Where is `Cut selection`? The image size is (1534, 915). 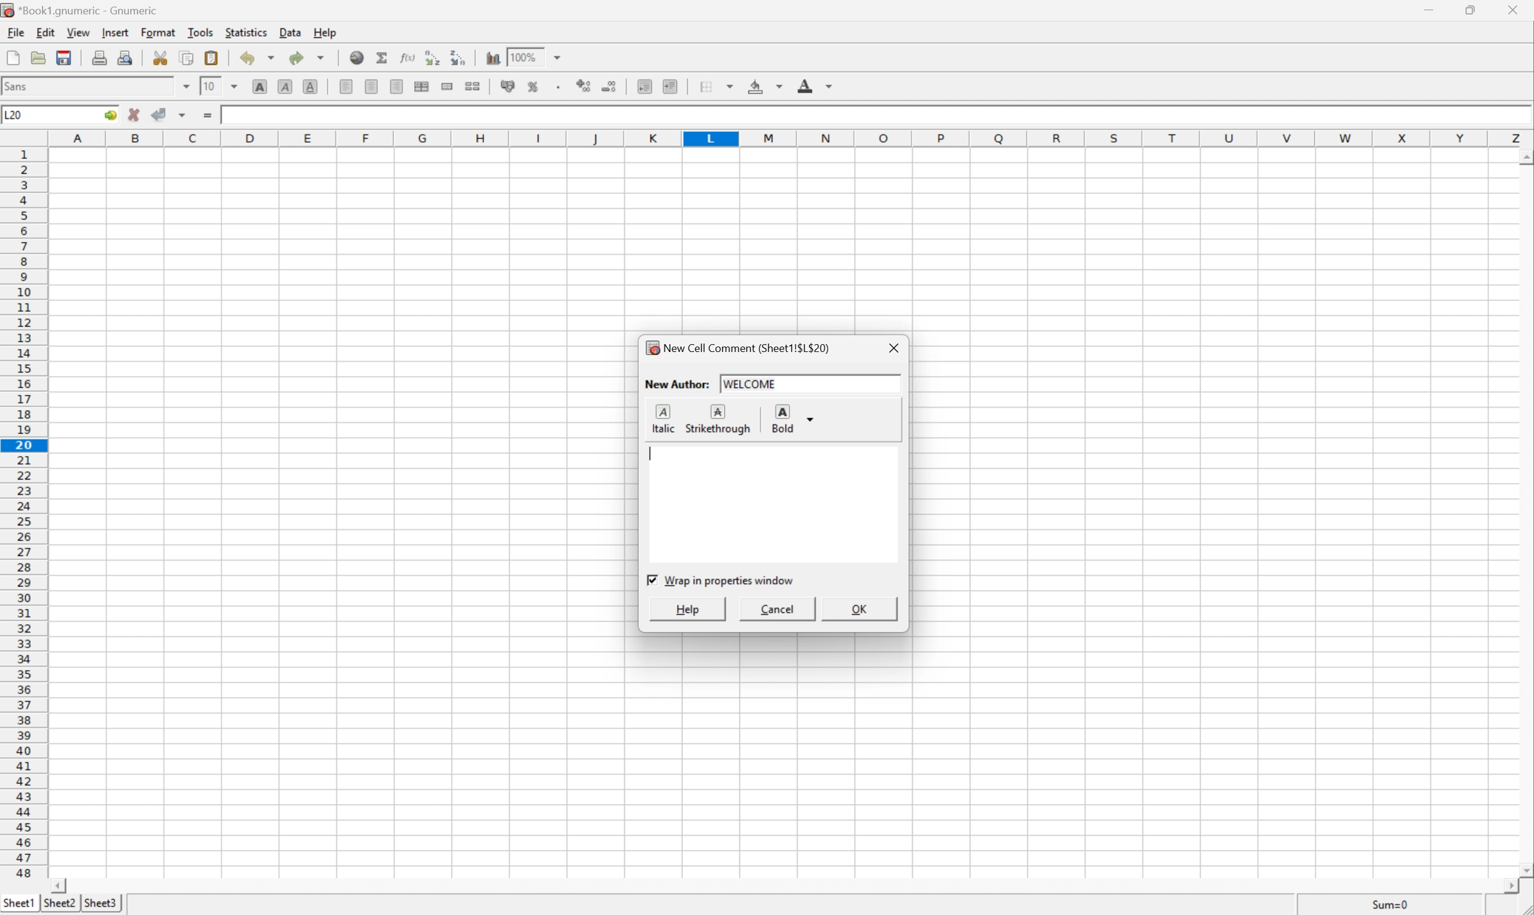
Cut selection is located at coordinates (163, 57).